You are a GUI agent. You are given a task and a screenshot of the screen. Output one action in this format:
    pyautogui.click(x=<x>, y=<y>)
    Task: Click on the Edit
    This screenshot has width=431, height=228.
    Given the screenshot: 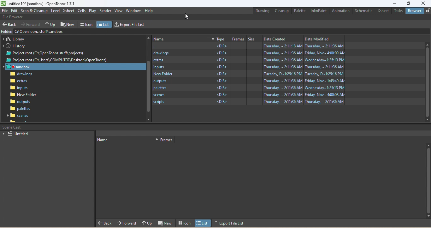 What is the action you would take?
    pyautogui.click(x=15, y=10)
    